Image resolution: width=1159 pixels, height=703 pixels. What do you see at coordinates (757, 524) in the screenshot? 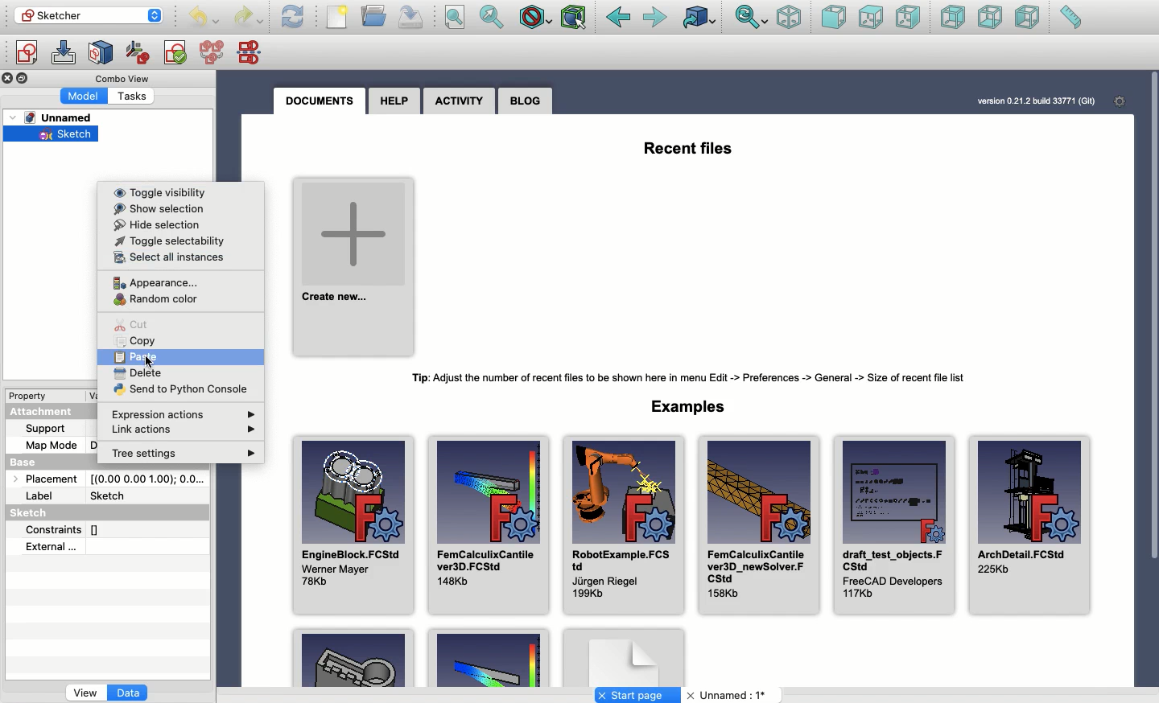
I see `FemCalculixCantile` at bounding box center [757, 524].